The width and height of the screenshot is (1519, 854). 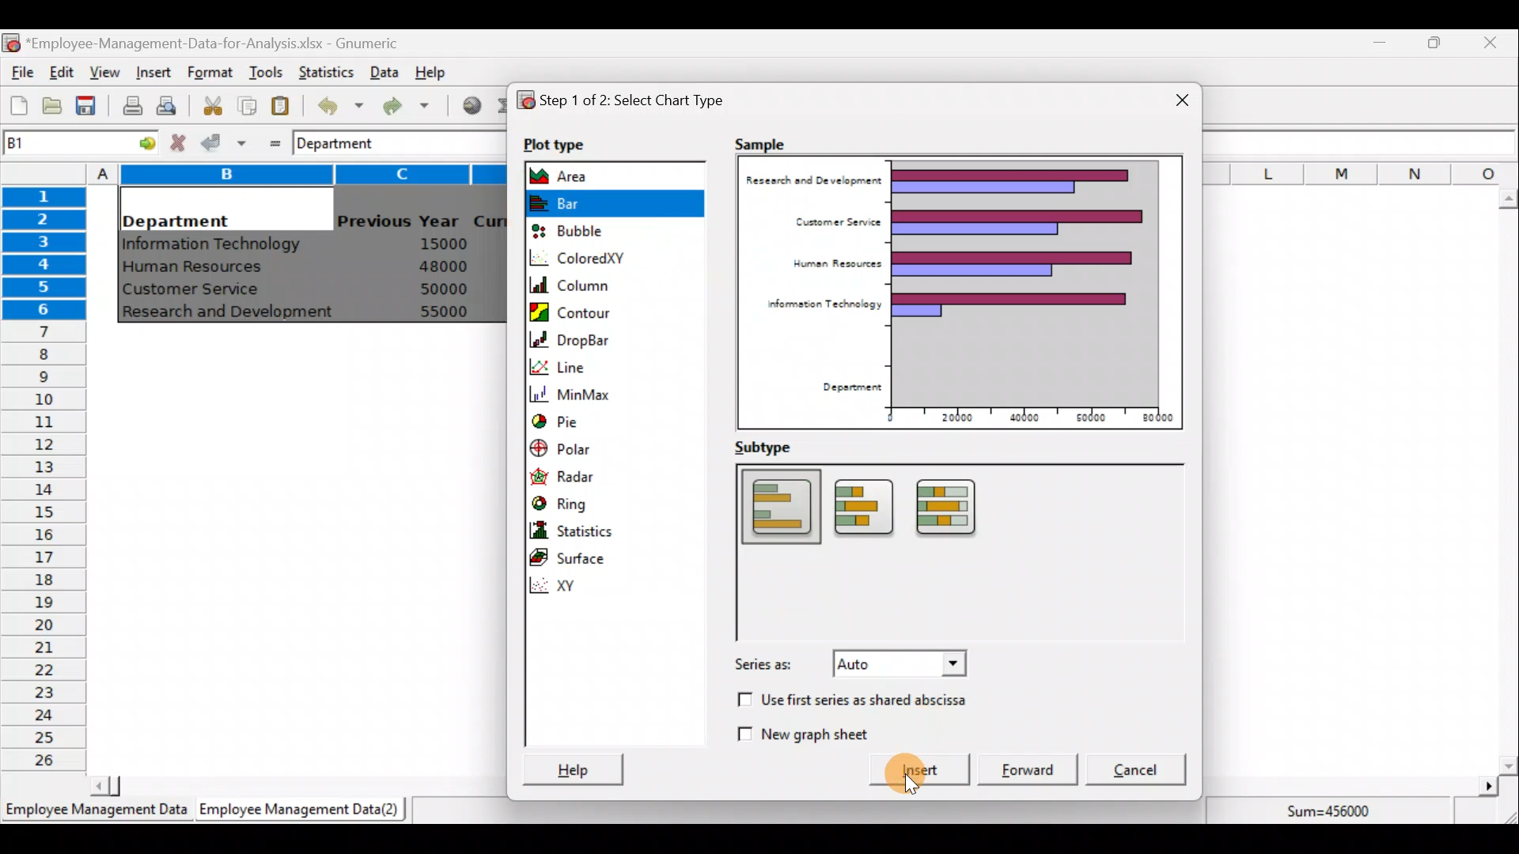 I want to click on Gnumeric logo, so click(x=11, y=44).